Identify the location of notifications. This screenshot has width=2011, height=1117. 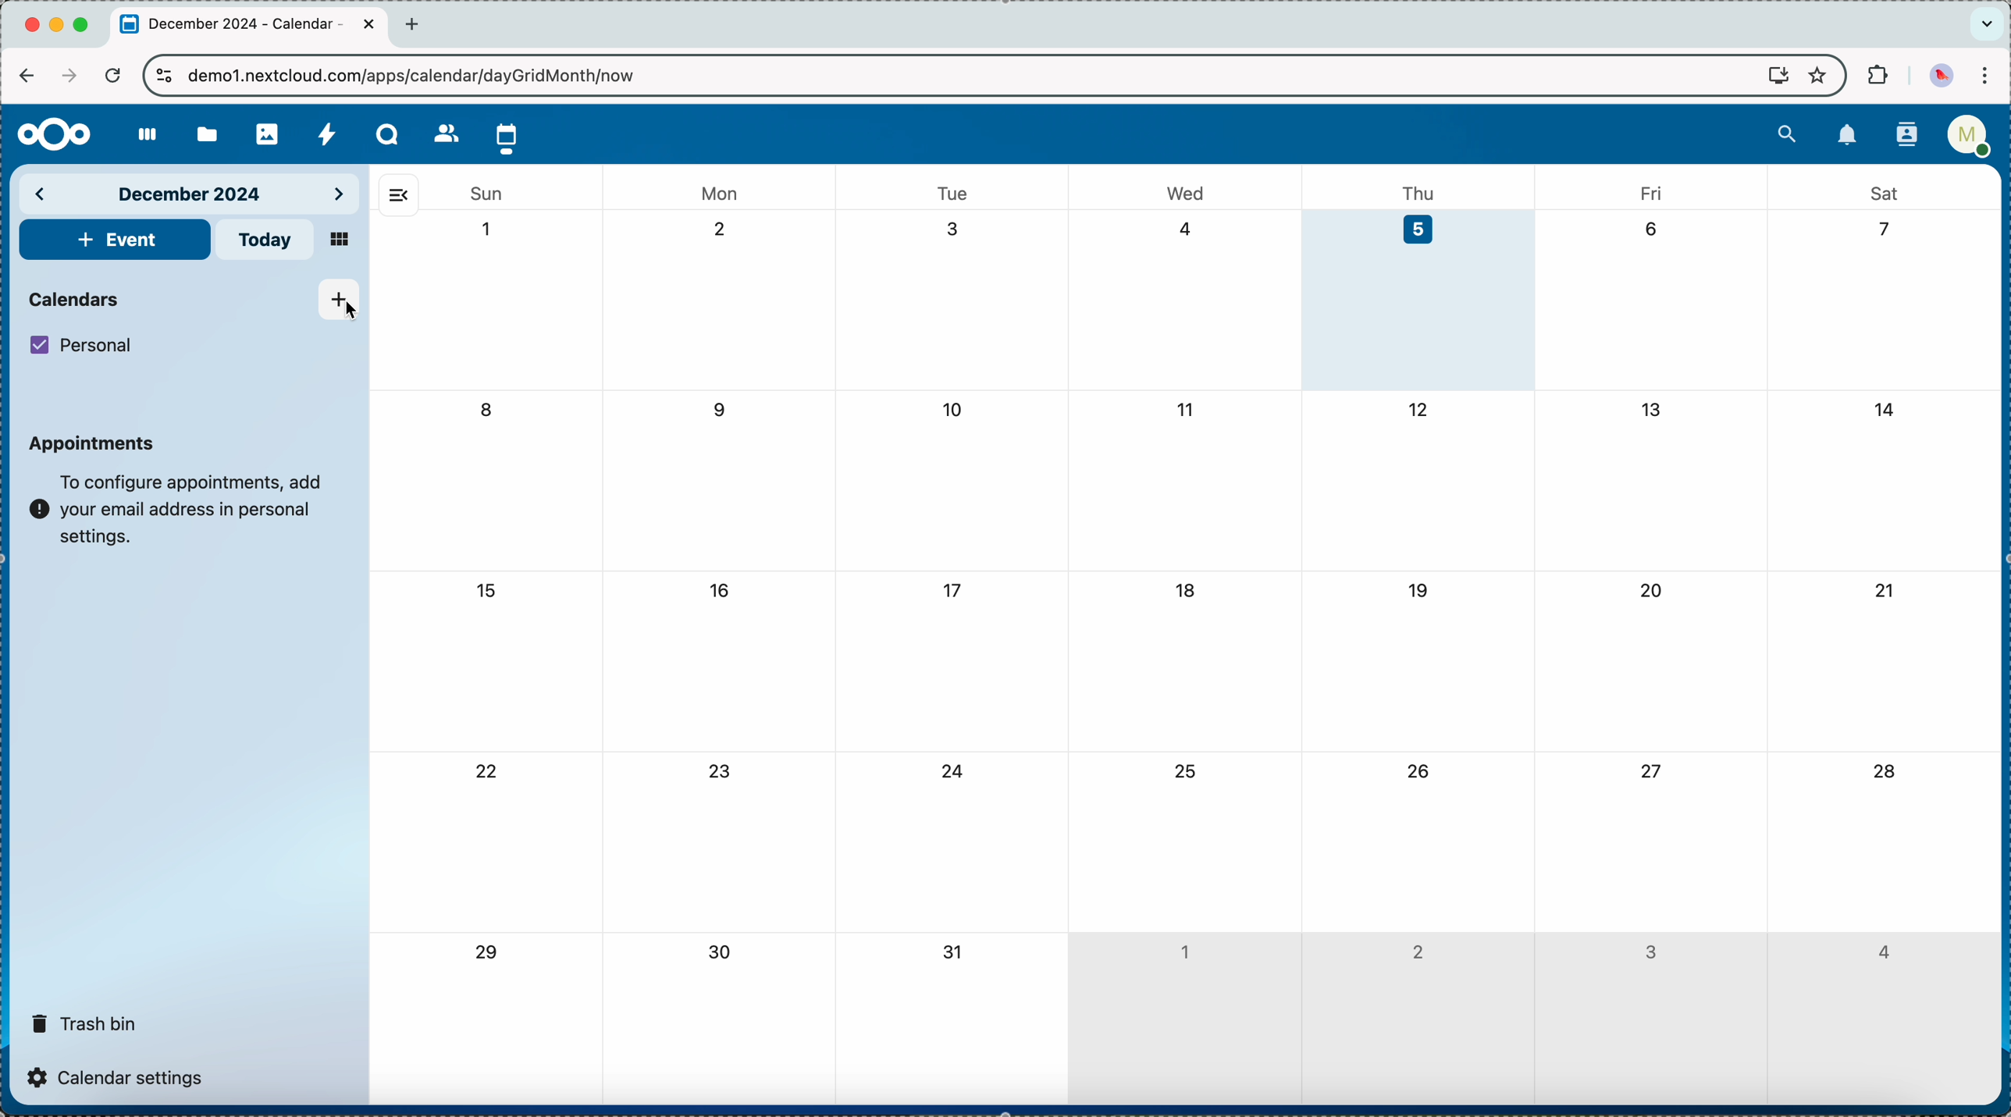
(1848, 136).